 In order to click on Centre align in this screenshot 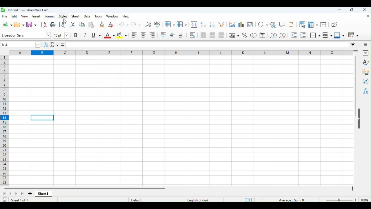, I will do `click(142, 35)`.